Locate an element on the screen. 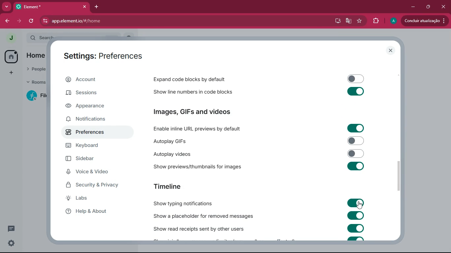  show read receipts sent by other users is located at coordinates (199, 228).